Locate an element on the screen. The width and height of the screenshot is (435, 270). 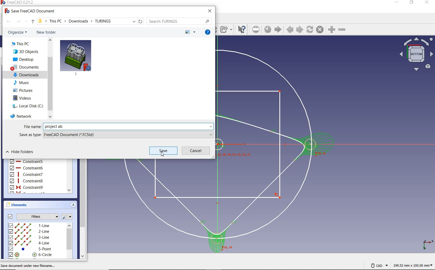
scrollbar is located at coordinates (69, 241).